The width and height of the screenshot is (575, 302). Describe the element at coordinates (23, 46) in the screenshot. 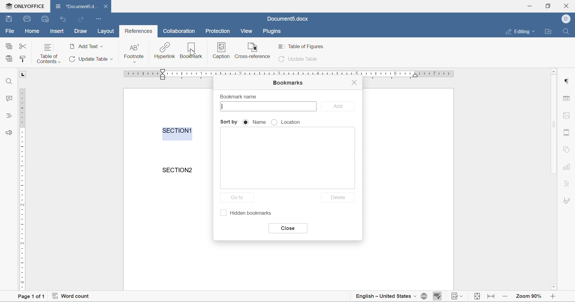

I see `cut` at that location.